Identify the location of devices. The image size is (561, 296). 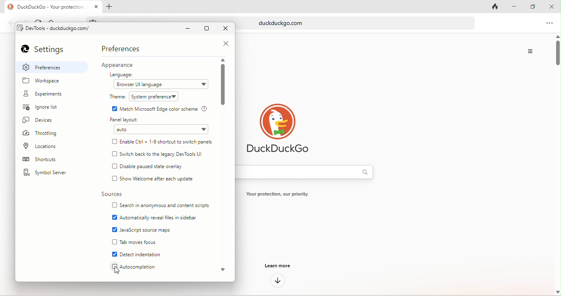
(44, 121).